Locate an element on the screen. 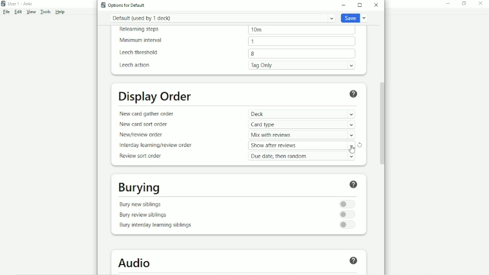 The image size is (489, 275). Mix with reviews is located at coordinates (302, 135).